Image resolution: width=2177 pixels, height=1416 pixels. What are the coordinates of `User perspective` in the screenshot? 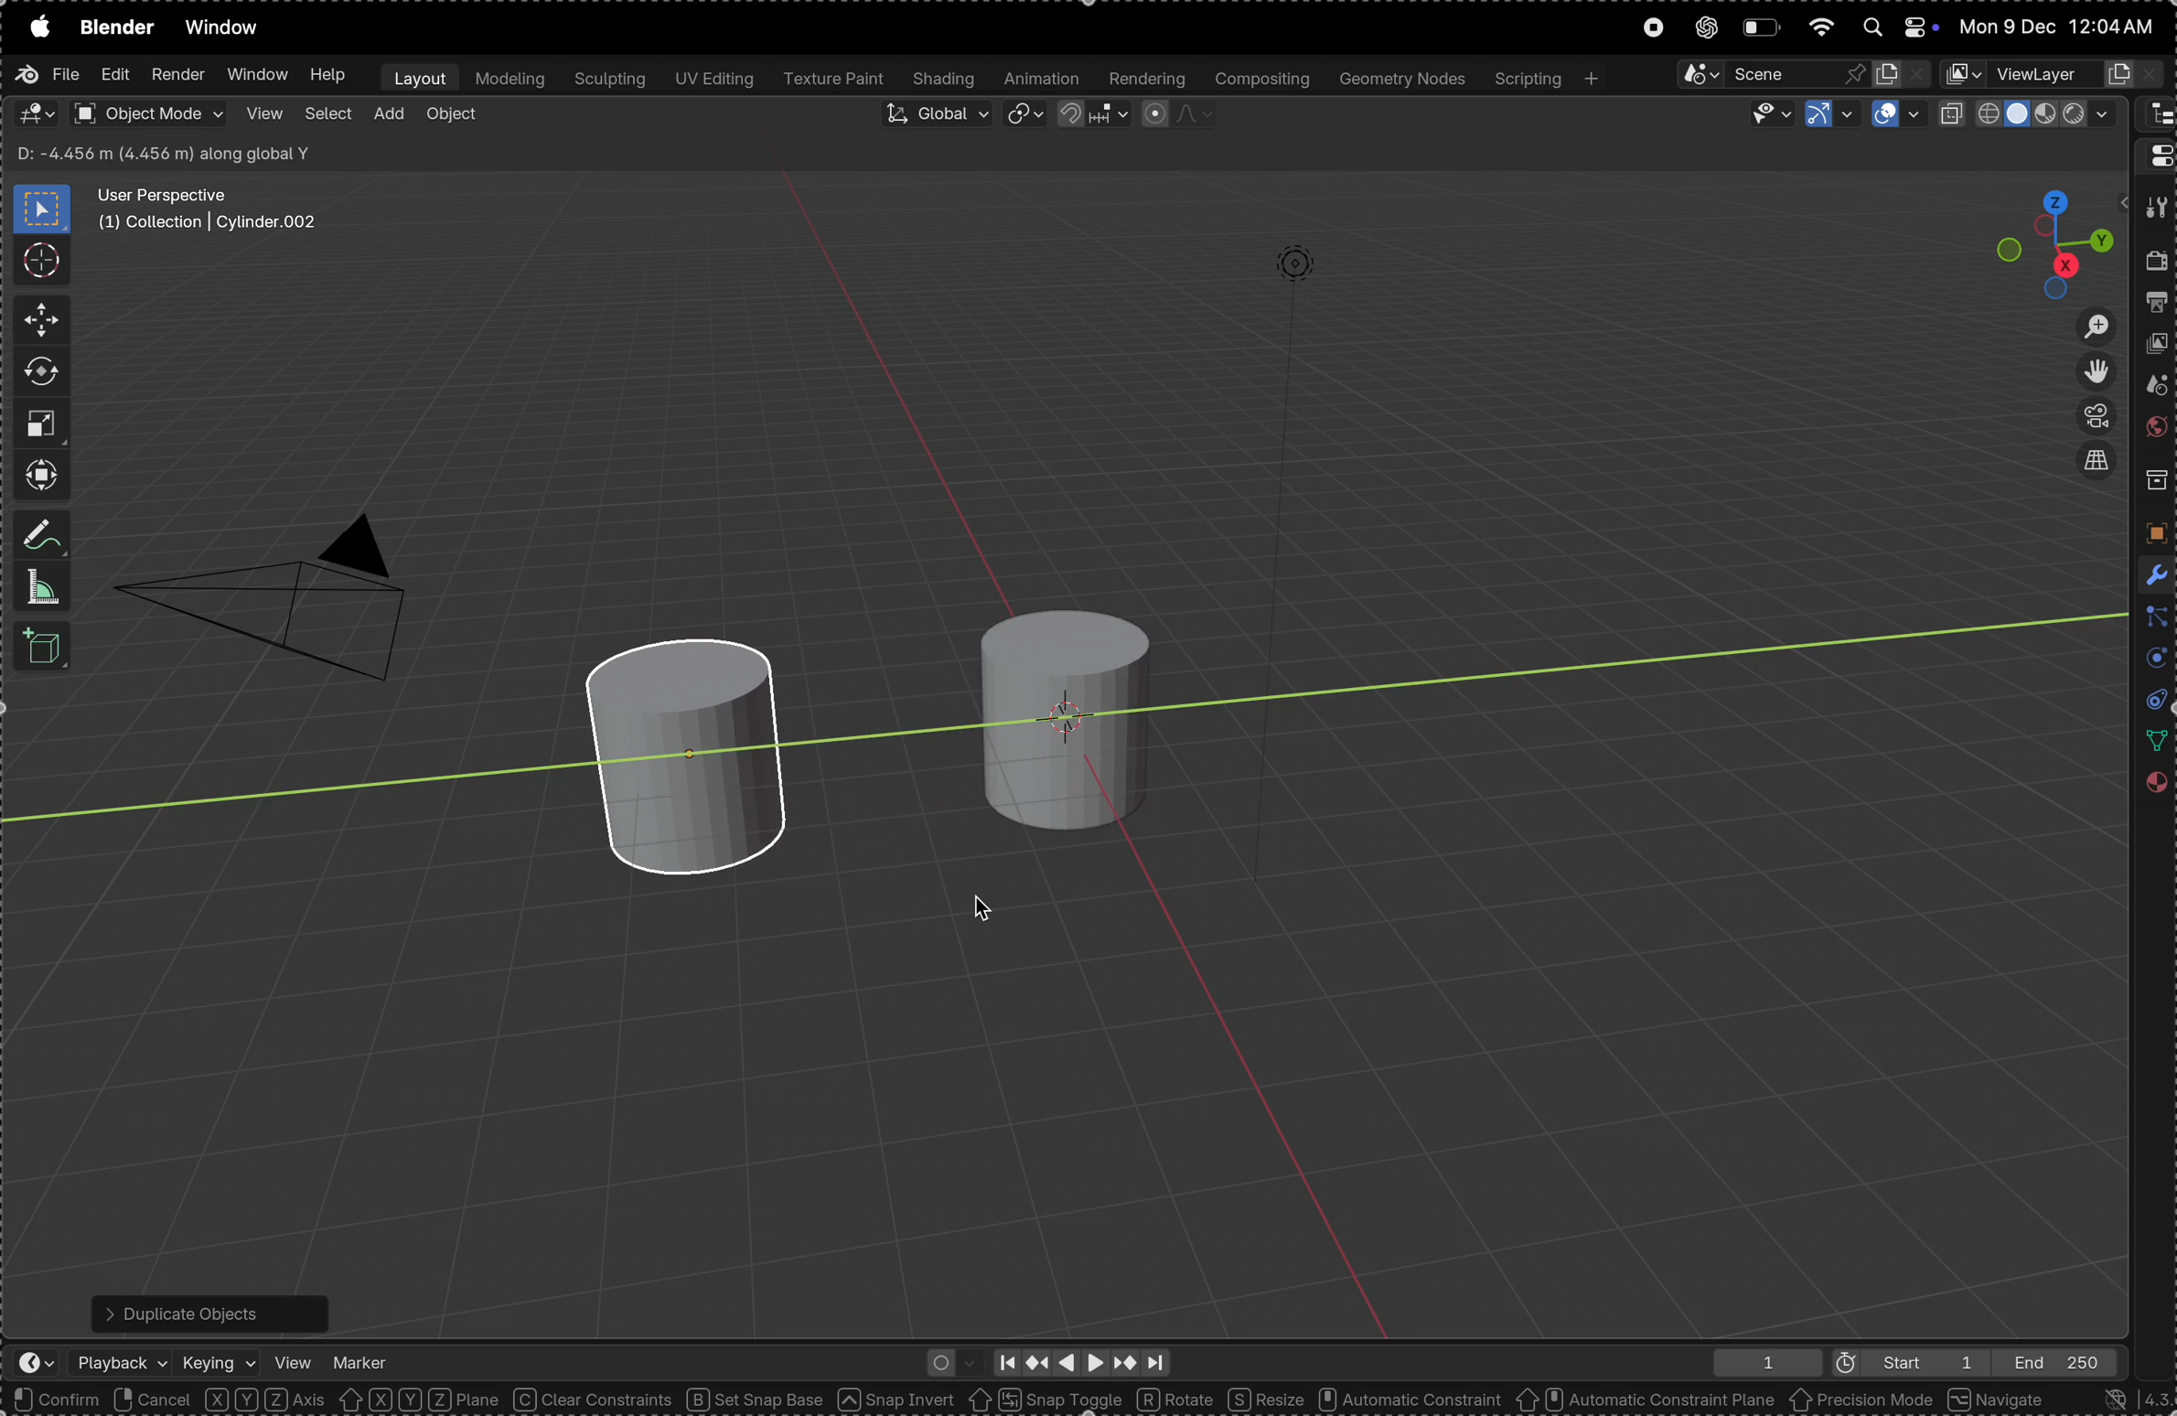 It's located at (210, 209).